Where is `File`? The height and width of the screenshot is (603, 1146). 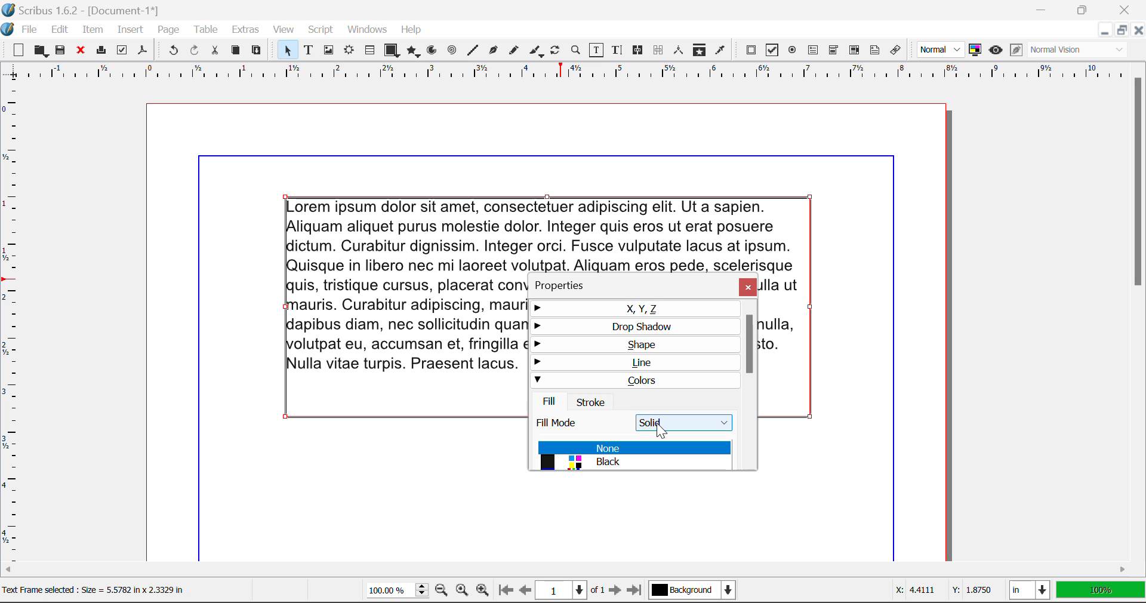 File is located at coordinates (30, 31).